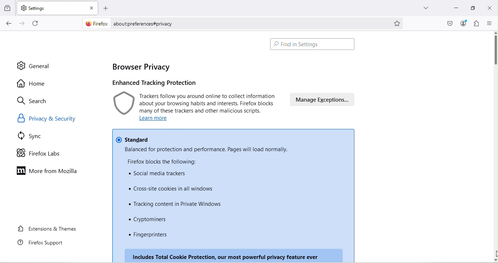  I want to click on Firefox, so click(95, 24).